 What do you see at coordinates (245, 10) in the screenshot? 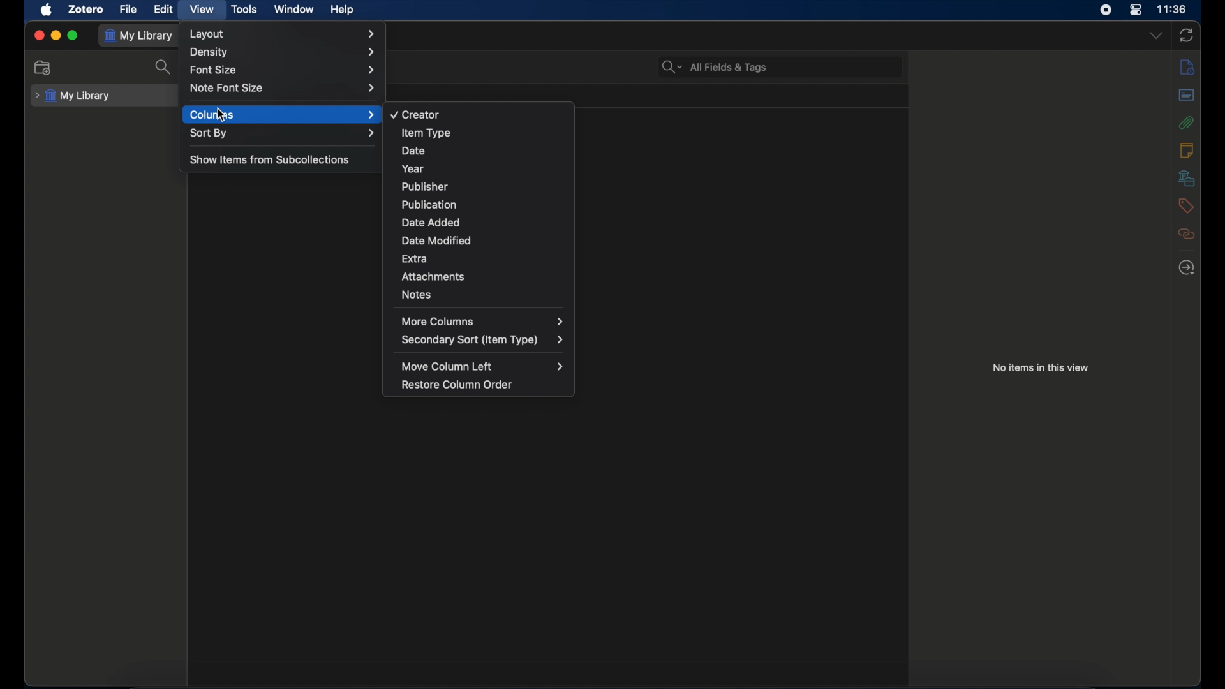
I see `tools` at bounding box center [245, 10].